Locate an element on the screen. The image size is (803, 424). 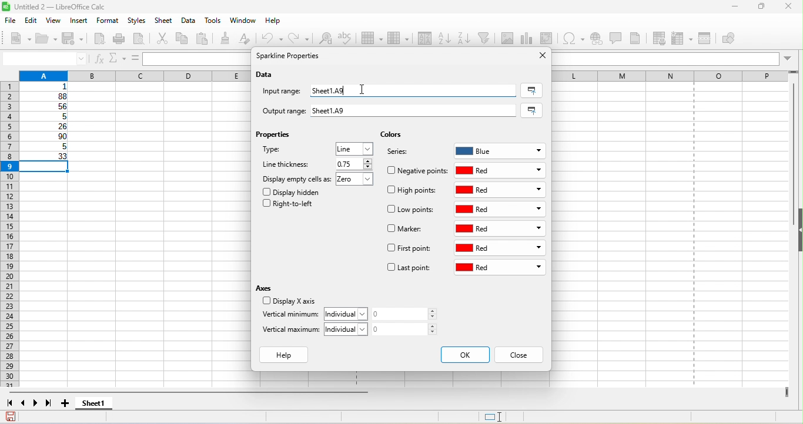
undo is located at coordinates (275, 38).